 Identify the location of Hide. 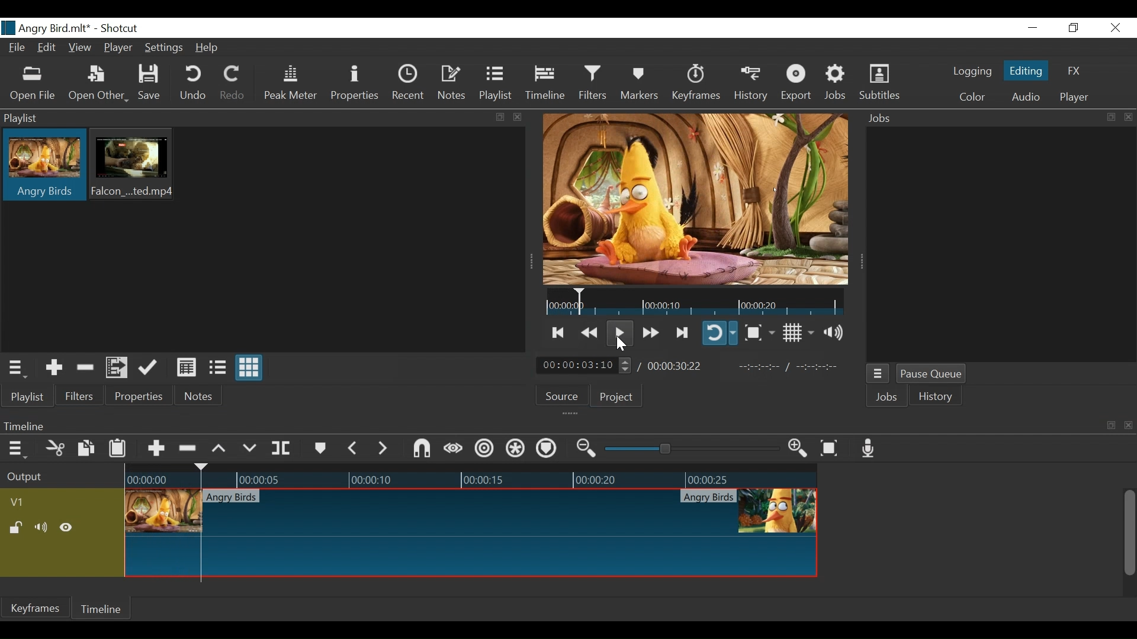
(69, 528).